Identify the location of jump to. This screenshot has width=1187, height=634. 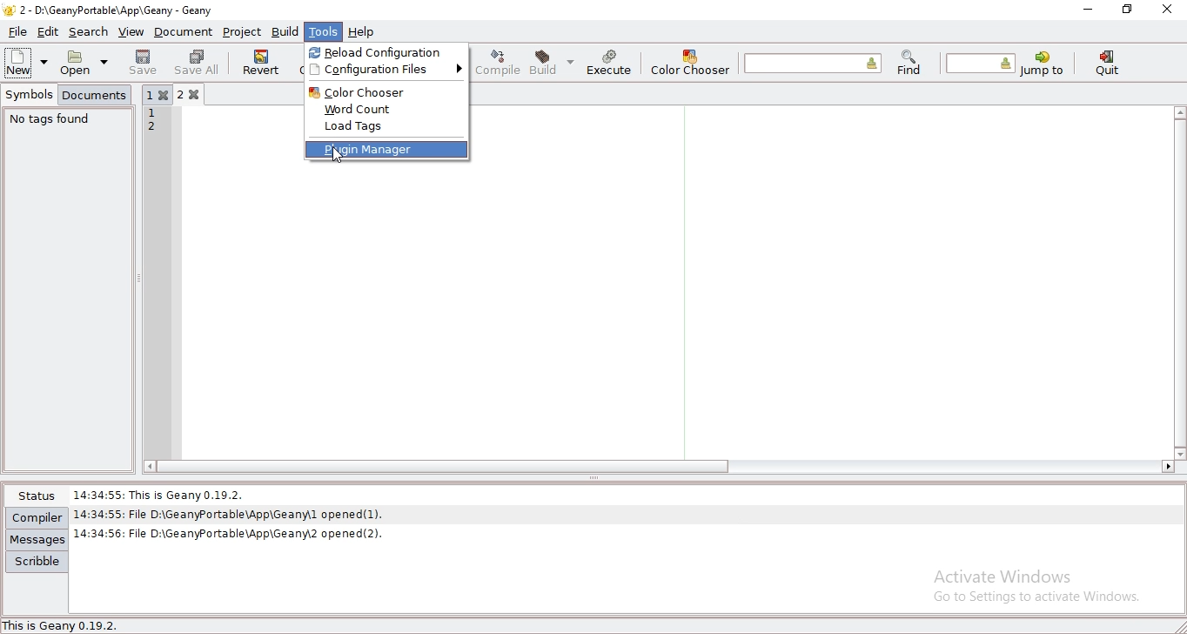
(1041, 64).